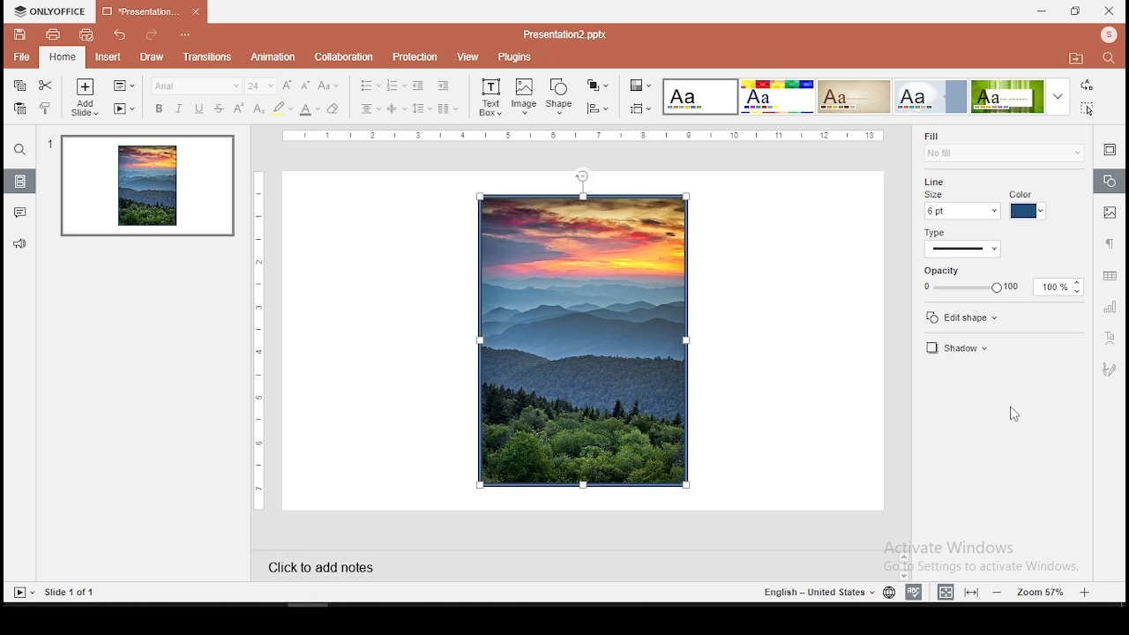  I want to click on zoom out, so click(998, 591).